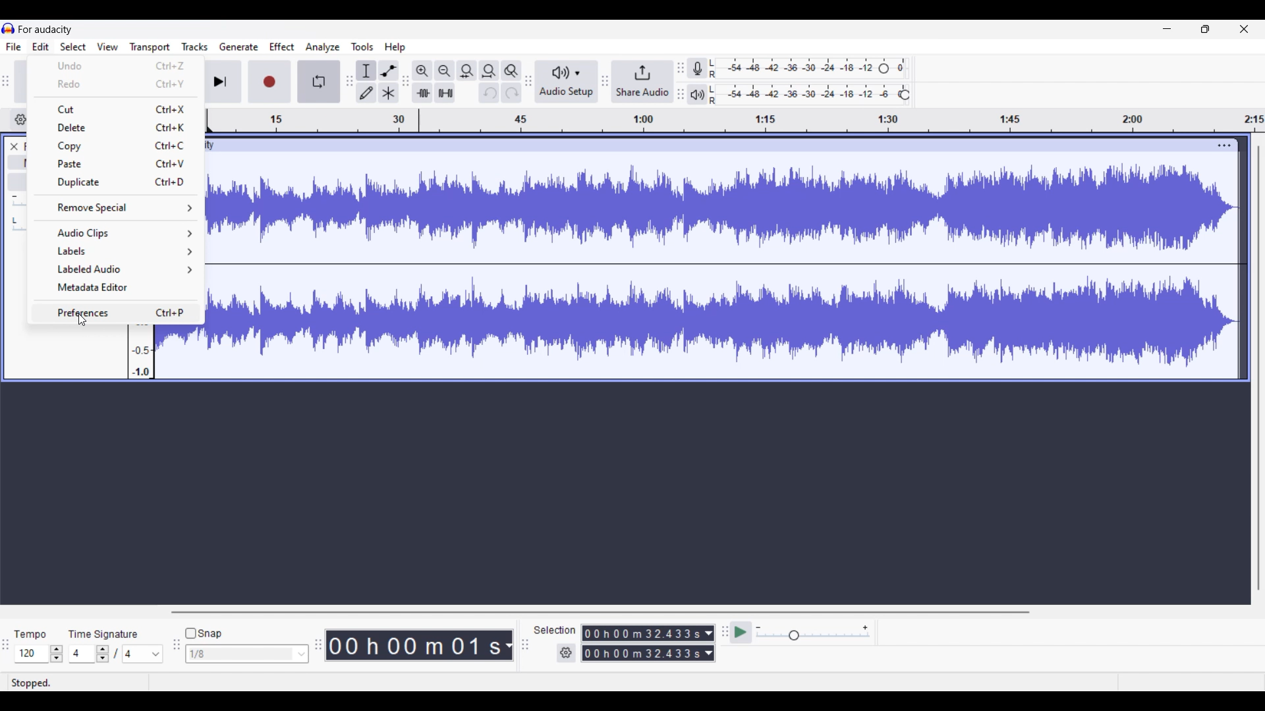 The image size is (1265, 711). Describe the element at coordinates (117, 233) in the screenshot. I see `Audio clip options` at that location.